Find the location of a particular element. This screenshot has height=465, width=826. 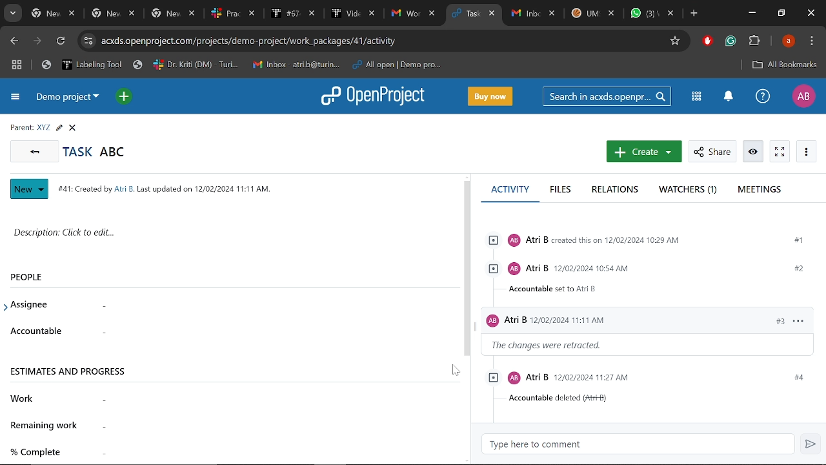

Profile is located at coordinates (789, 42).